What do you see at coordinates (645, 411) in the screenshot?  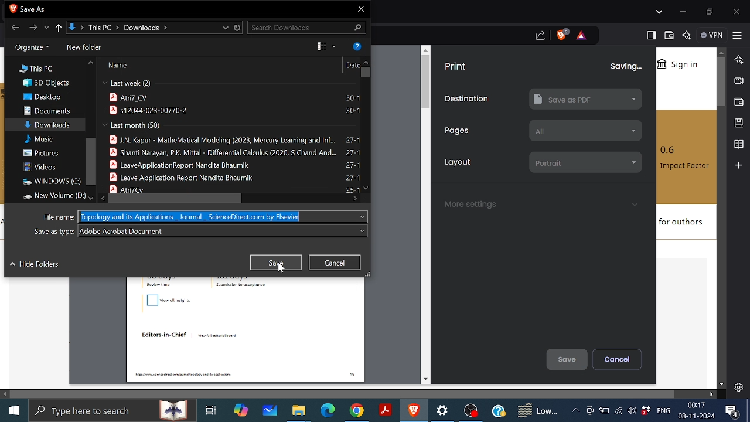 I see `Dropbox` at bounding box center [645, 411].